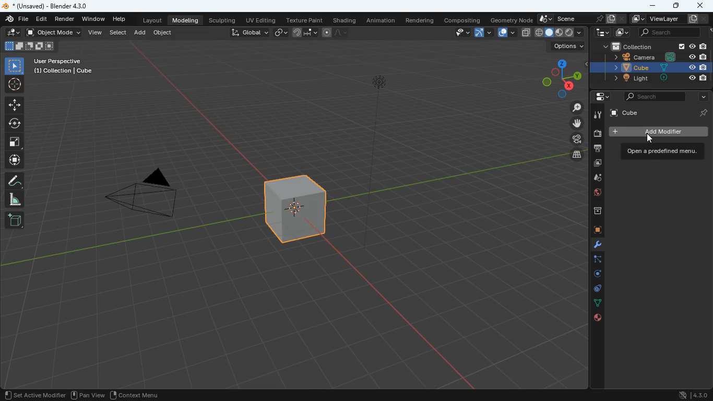 Image resolution: width=713 pixels, height=401 pixels. What do you see at coordinates (422, 21) in the screenshot?
I see `rendering` at bounding box center [422, 21].